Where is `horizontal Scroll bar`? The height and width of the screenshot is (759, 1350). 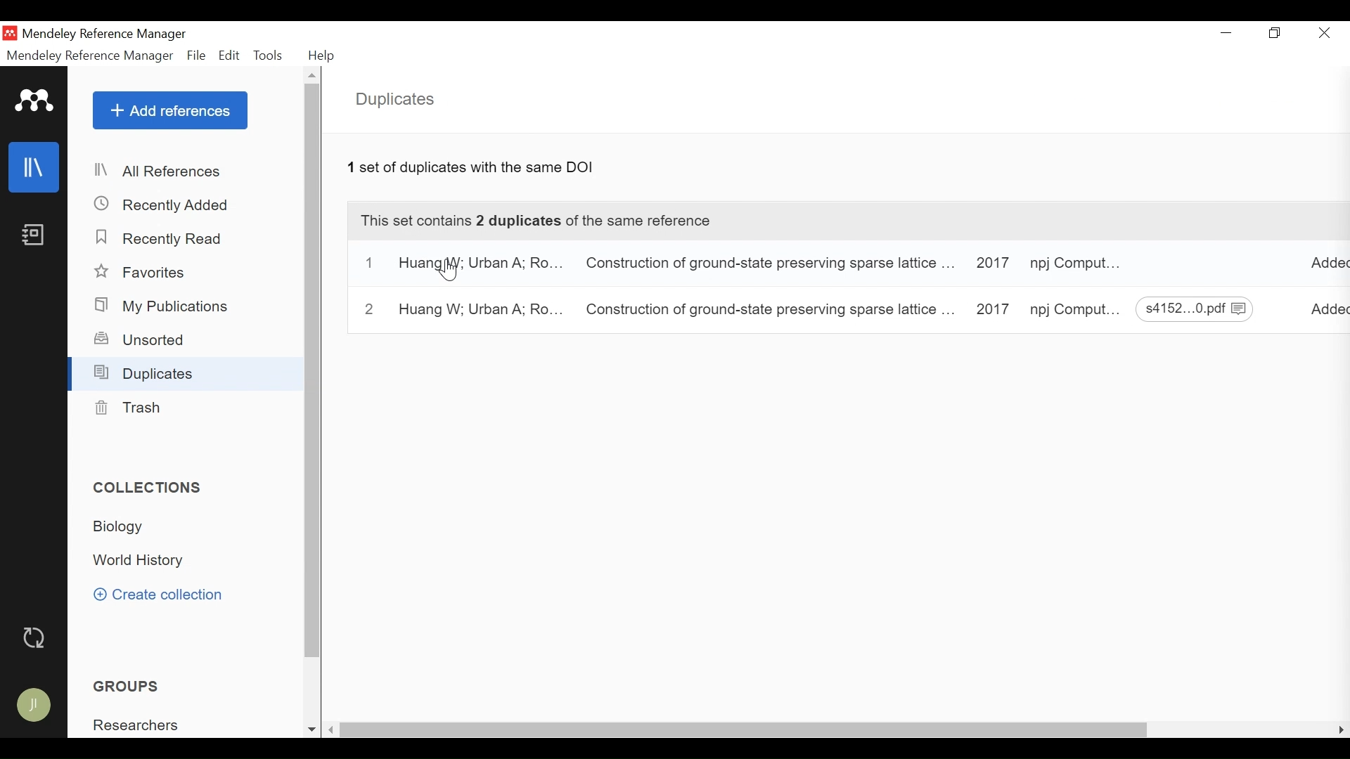
horizontal Scroll bar is located at coordinates (750, 732).